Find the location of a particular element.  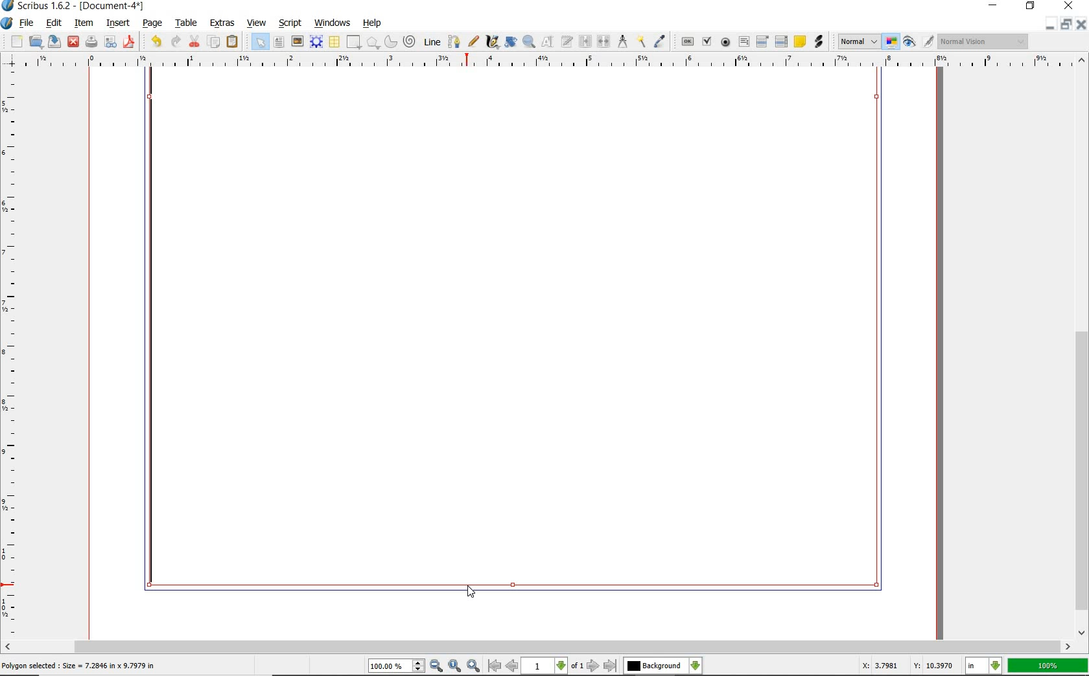

toggle color management is located at coordinates (892, 43).